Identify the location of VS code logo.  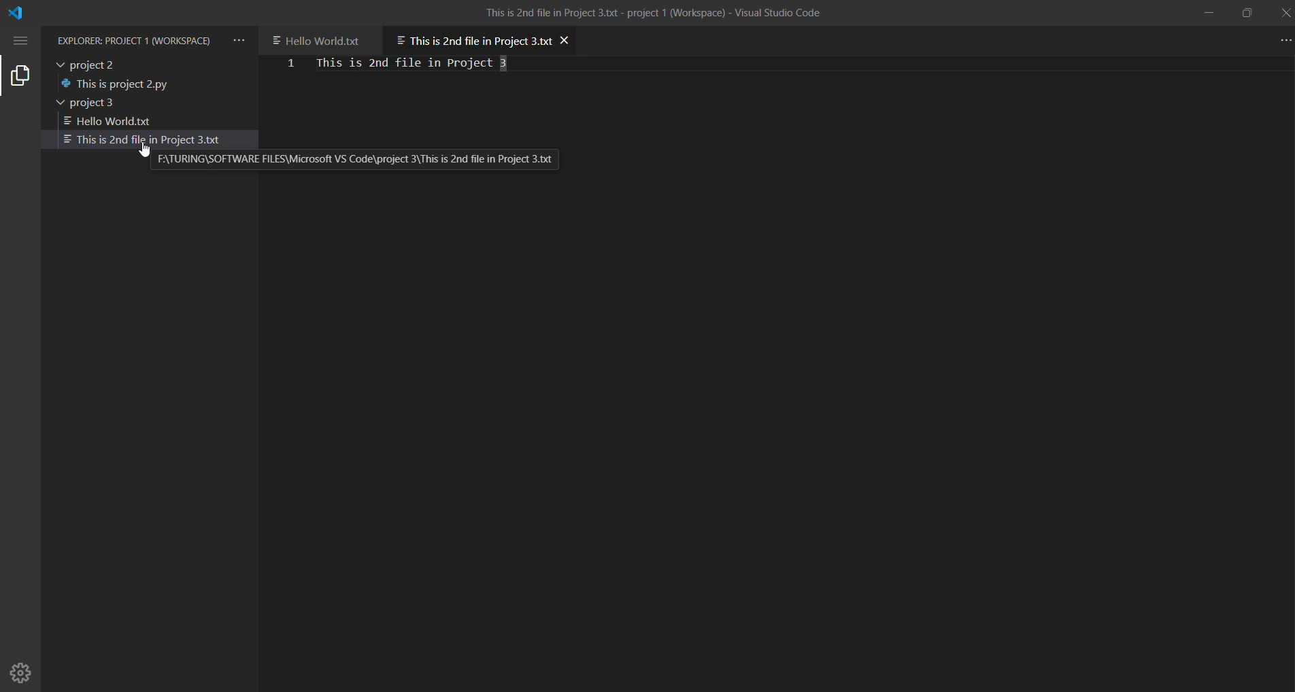
(19, 14).